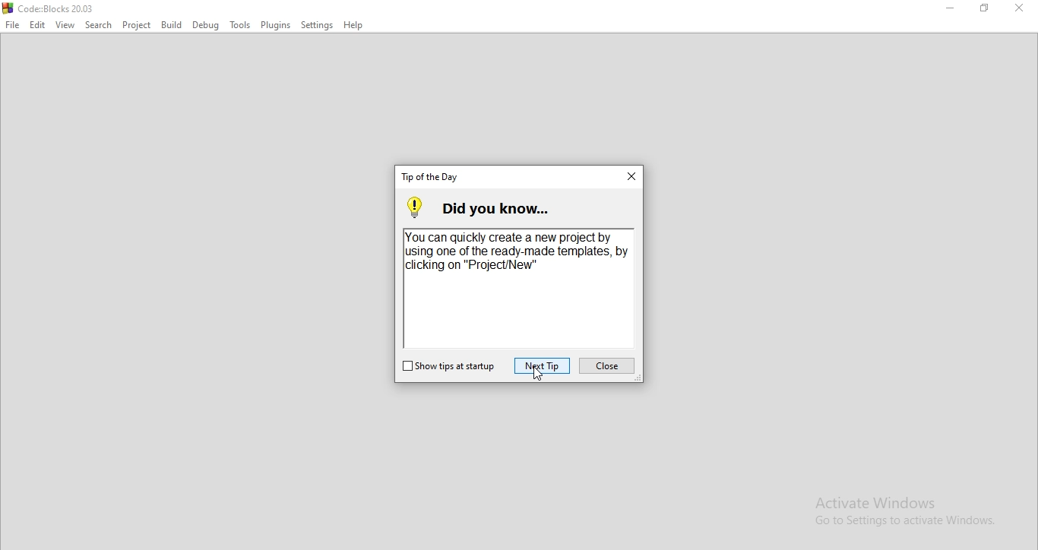 Image resolution: width=1038 pixels, height=550 pixels. Describe the element at coordinates (240, 24) in the screenshot. I see `Tools ` at that location.